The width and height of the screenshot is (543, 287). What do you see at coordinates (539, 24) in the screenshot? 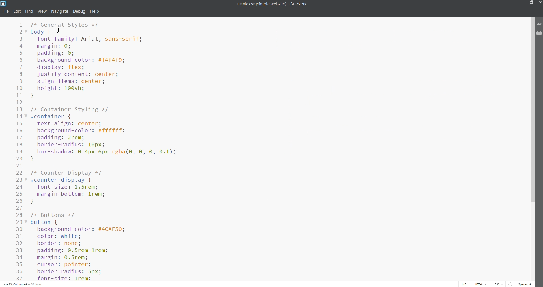
I see `live preview` at bounding box center [539, 24].